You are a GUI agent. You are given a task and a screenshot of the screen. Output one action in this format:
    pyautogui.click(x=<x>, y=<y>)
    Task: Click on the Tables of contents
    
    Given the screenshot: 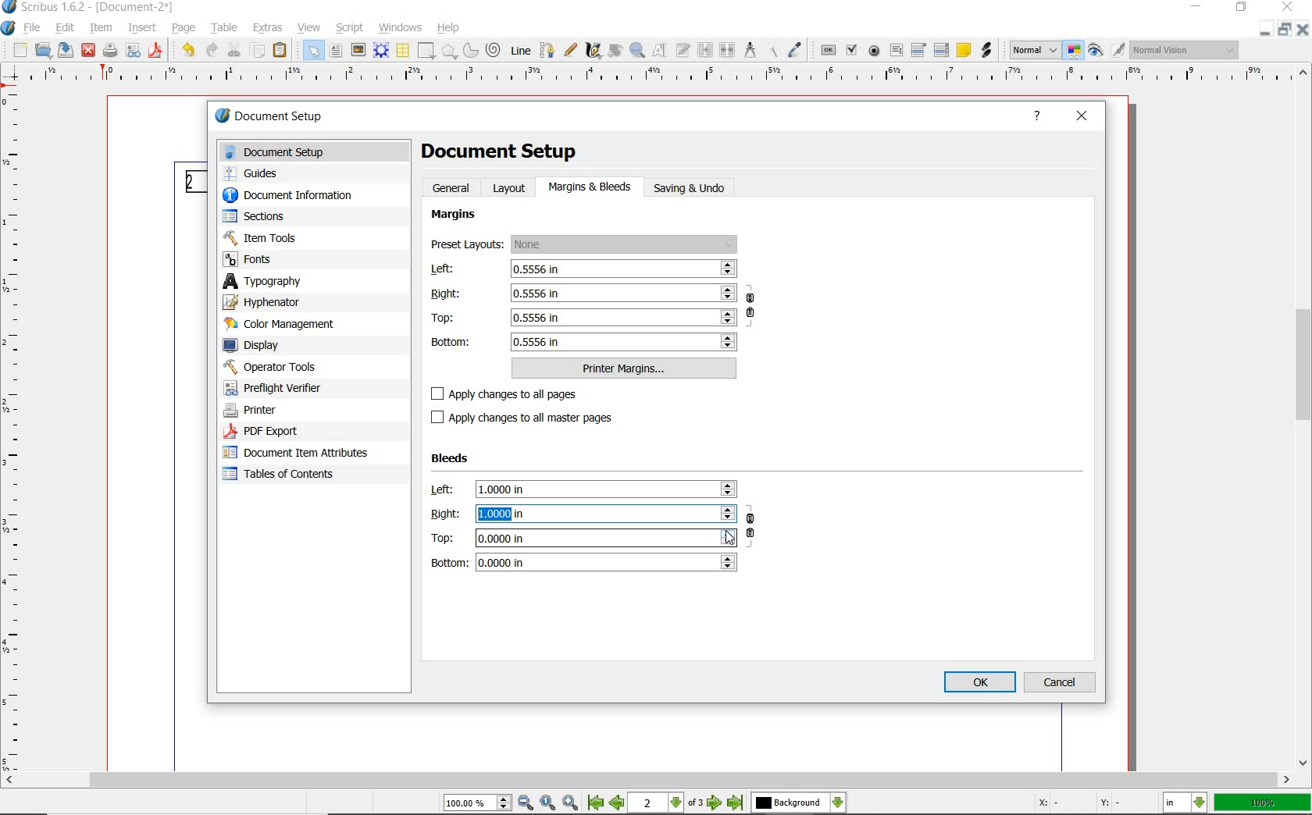 What is the action you would take?
    pyautogui.click(x=289, y=475)
    